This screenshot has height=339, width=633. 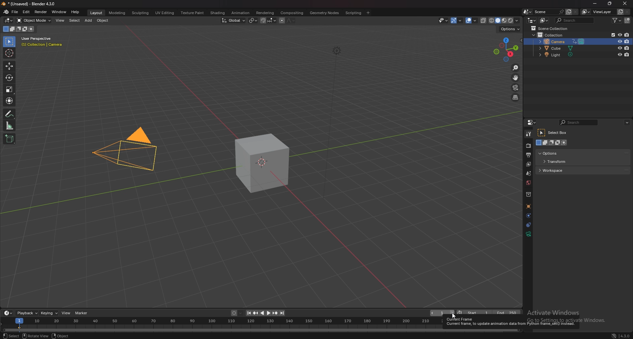 What do you see at coordinates (265, 13) in the screenshot?
I see `rendering` at bounding box center [265, 13].